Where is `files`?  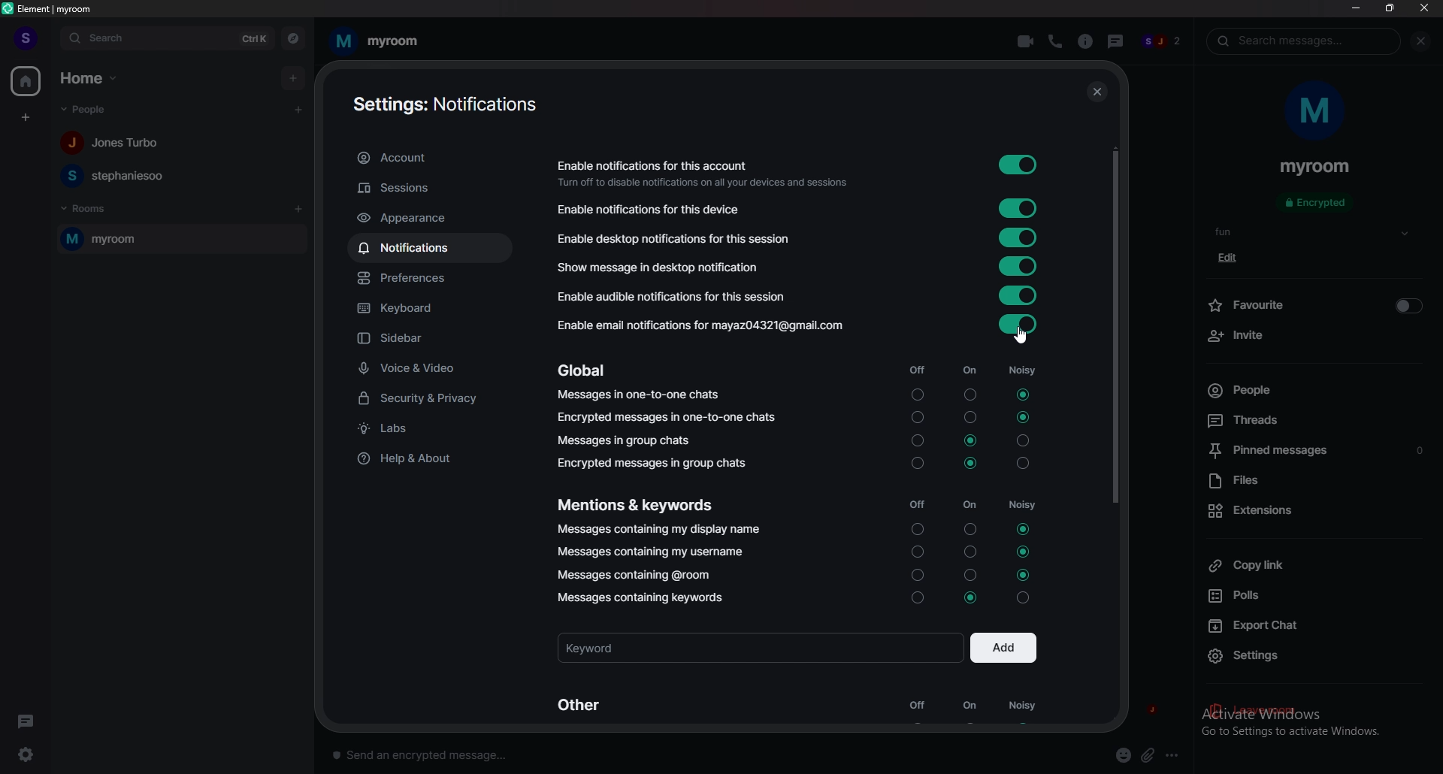
files is located at coordinates (1314, 482).